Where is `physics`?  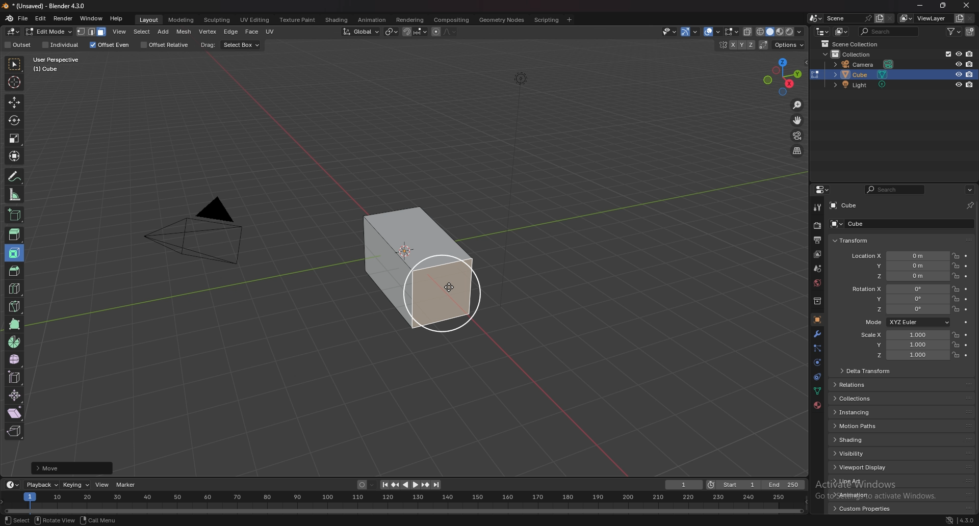 physics is located at coordinates (817, 363).